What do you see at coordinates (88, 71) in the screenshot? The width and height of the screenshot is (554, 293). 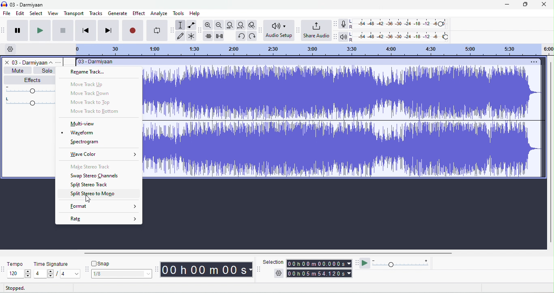 I see `rename track` at bounding box center [88, 71].